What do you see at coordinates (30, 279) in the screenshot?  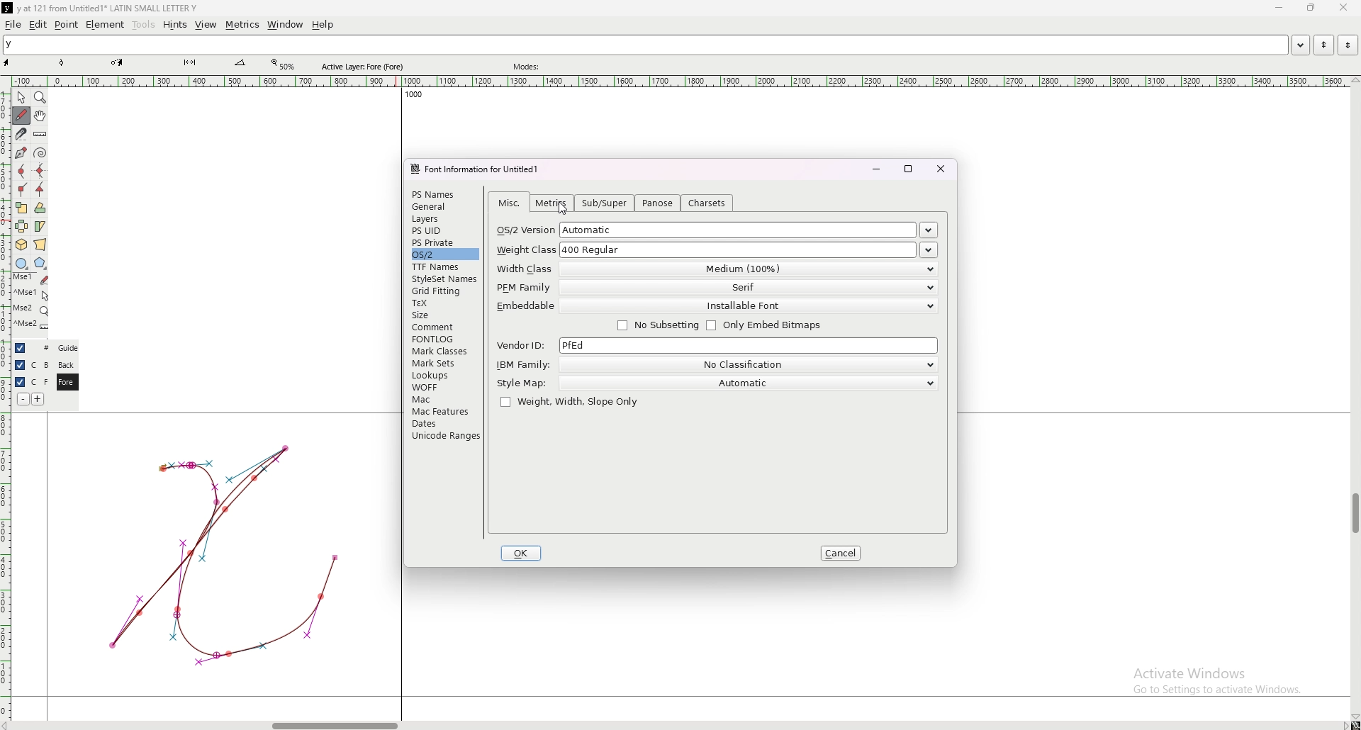 I see `mse 1` at bounding box center [30, 279].